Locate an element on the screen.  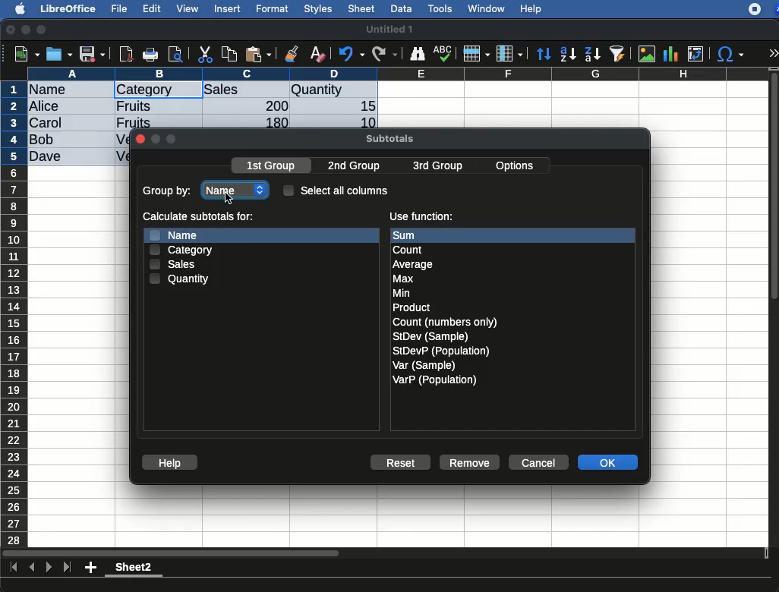
quantity is located at coordinates (333, 91).